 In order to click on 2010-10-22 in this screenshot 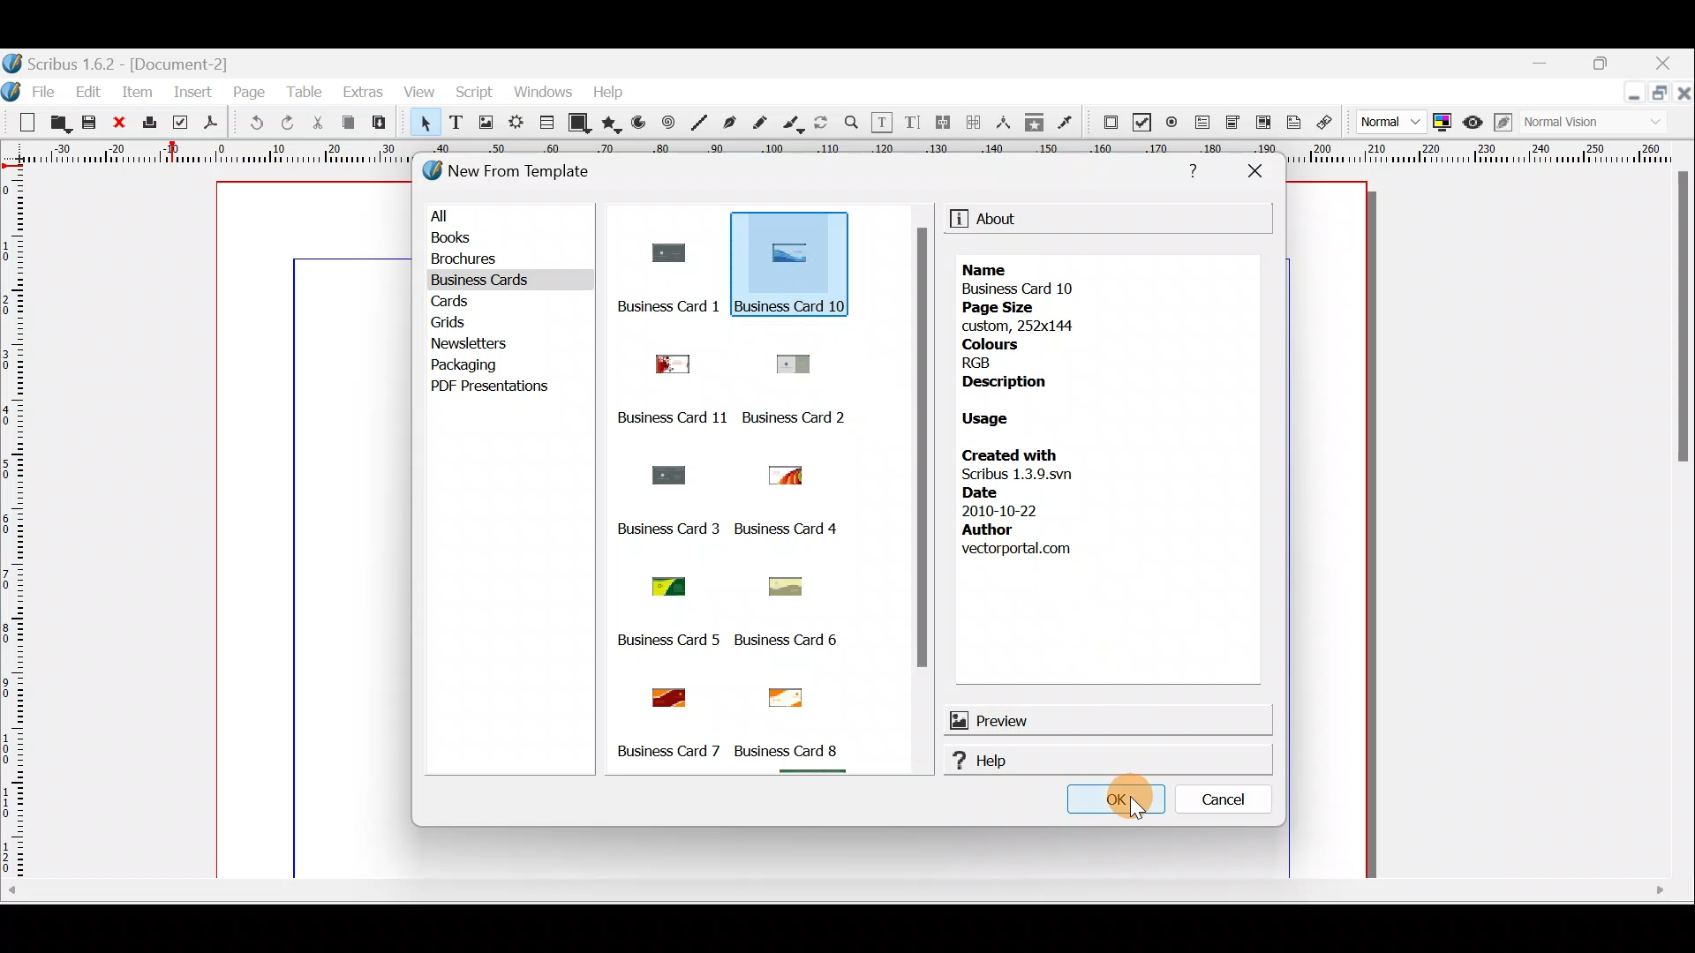, I will do `click(1006, 510)`.